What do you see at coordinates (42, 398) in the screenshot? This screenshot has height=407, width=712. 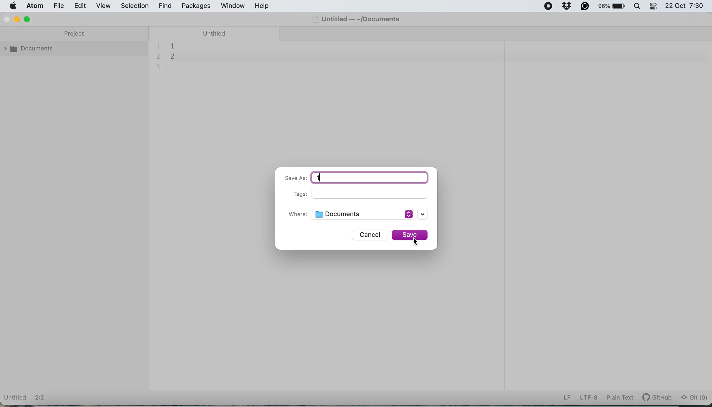 I see `2:2` at bounding box center [42, 398].